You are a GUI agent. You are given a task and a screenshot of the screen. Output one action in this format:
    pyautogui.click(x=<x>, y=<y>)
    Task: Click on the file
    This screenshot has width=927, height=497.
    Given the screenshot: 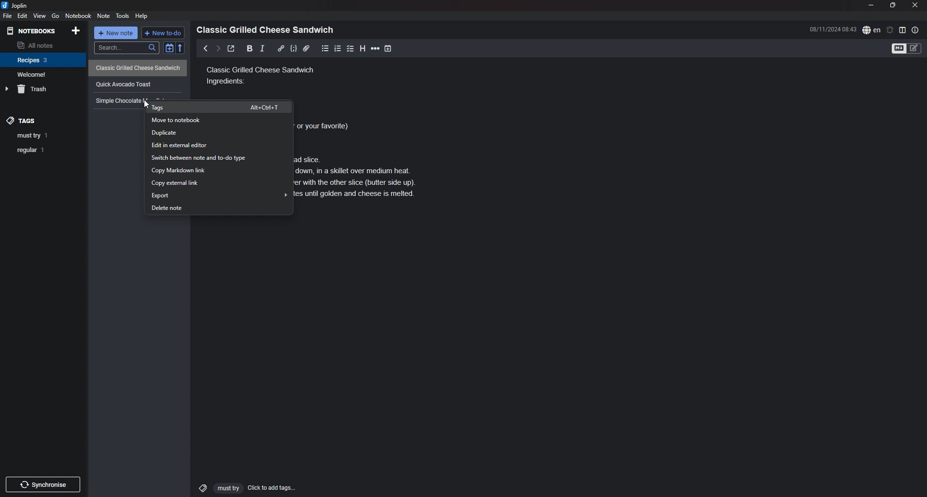 What is the action you would take?
    pyautogui.click(x=7, y=16)
    